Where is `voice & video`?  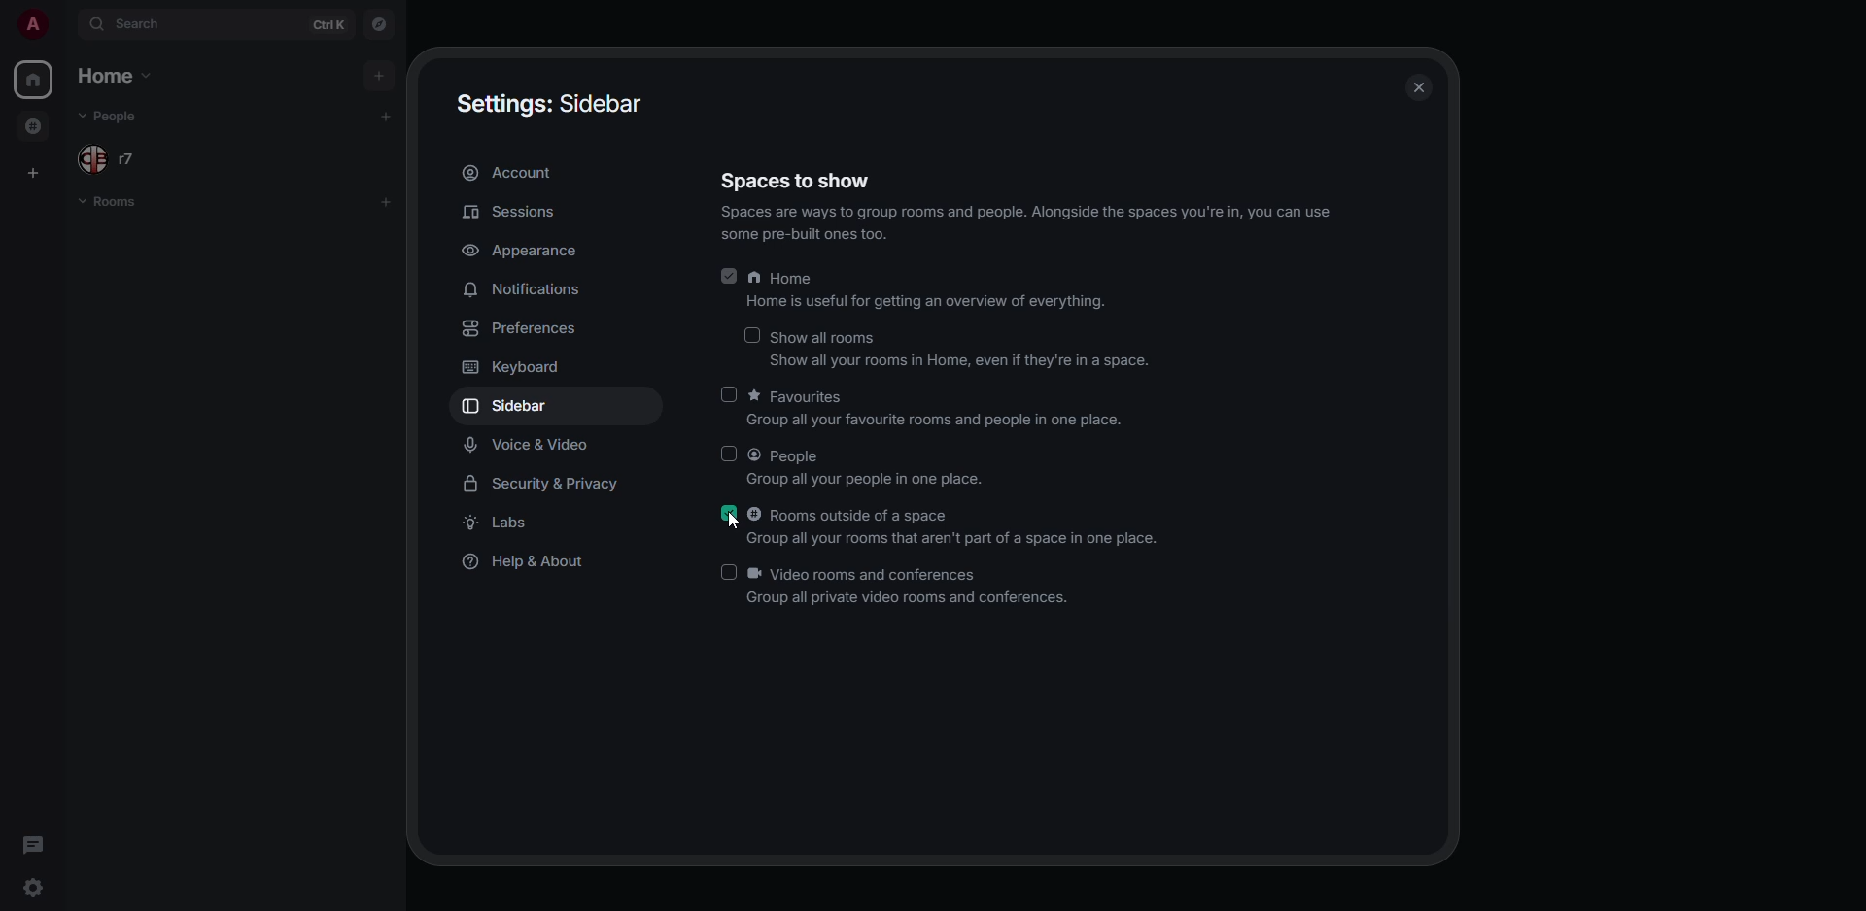 voice & video is located at coordinates (523, 447).